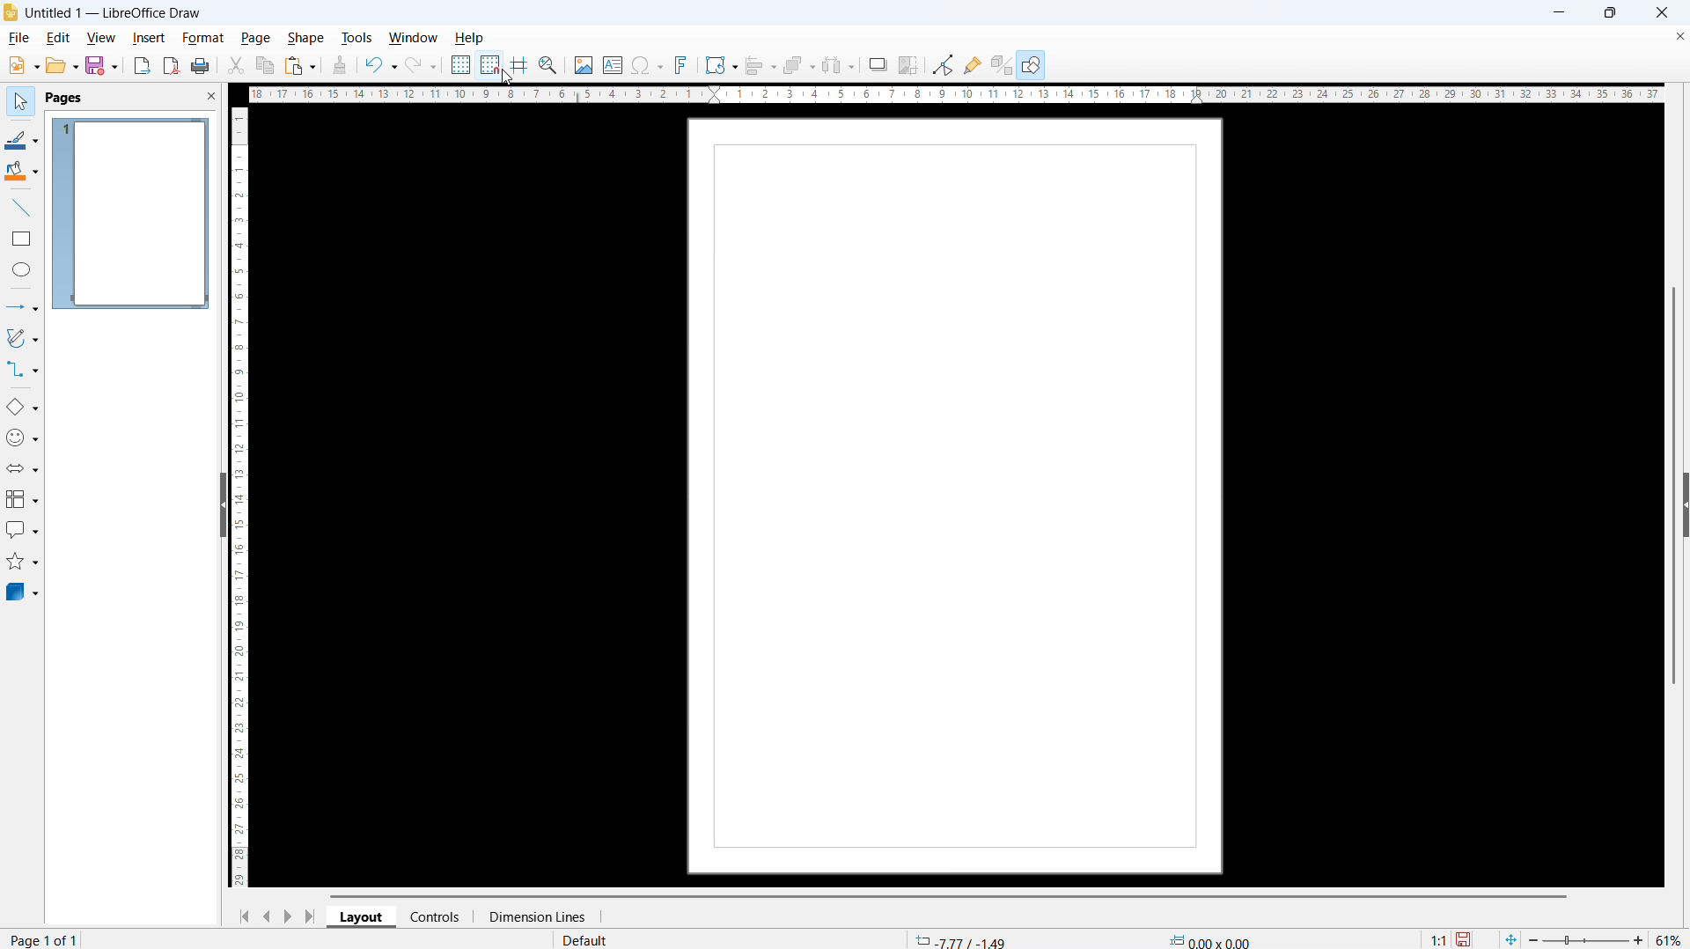  What do you see at coordinates (65, 97) in the screenshot?
I see `pages` at bounding box center [65, 97].